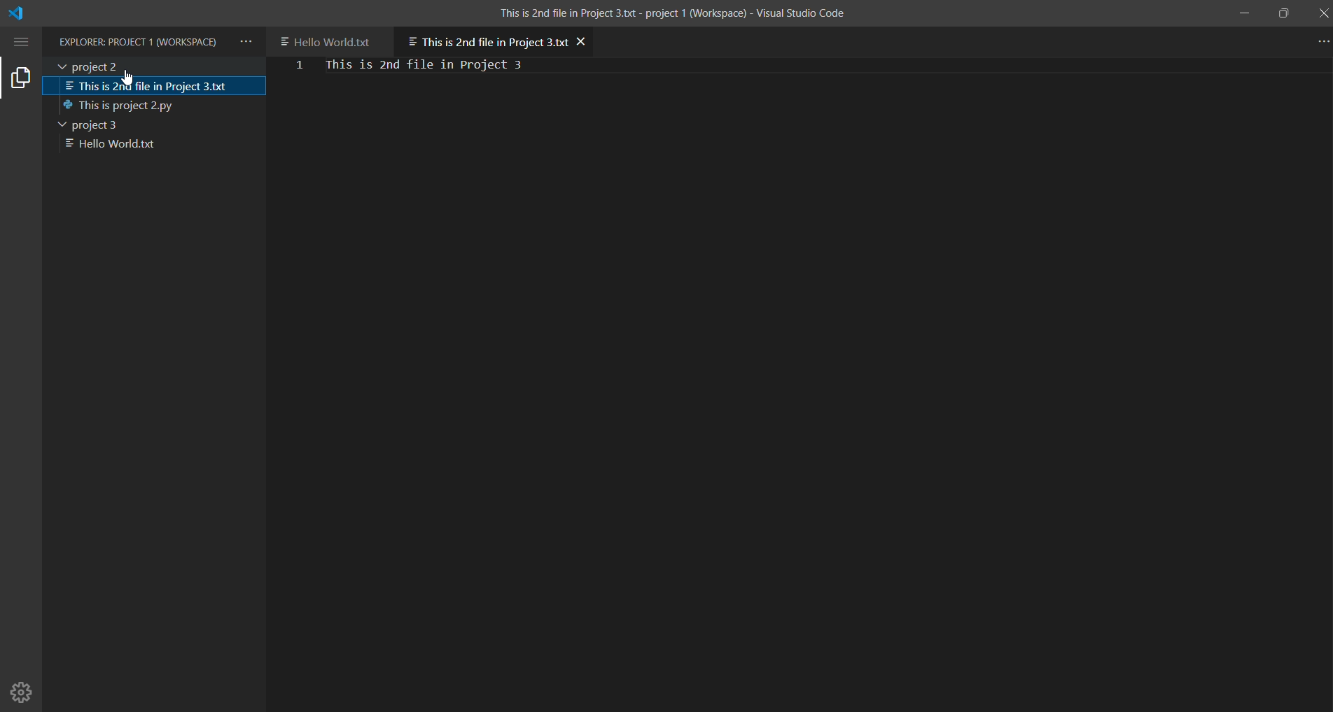 This screenshot has height=712, width=1333. What do you see at coordinates (1322, 13) in the screenshot?
I see `close` at bounding box center [1322, 13].